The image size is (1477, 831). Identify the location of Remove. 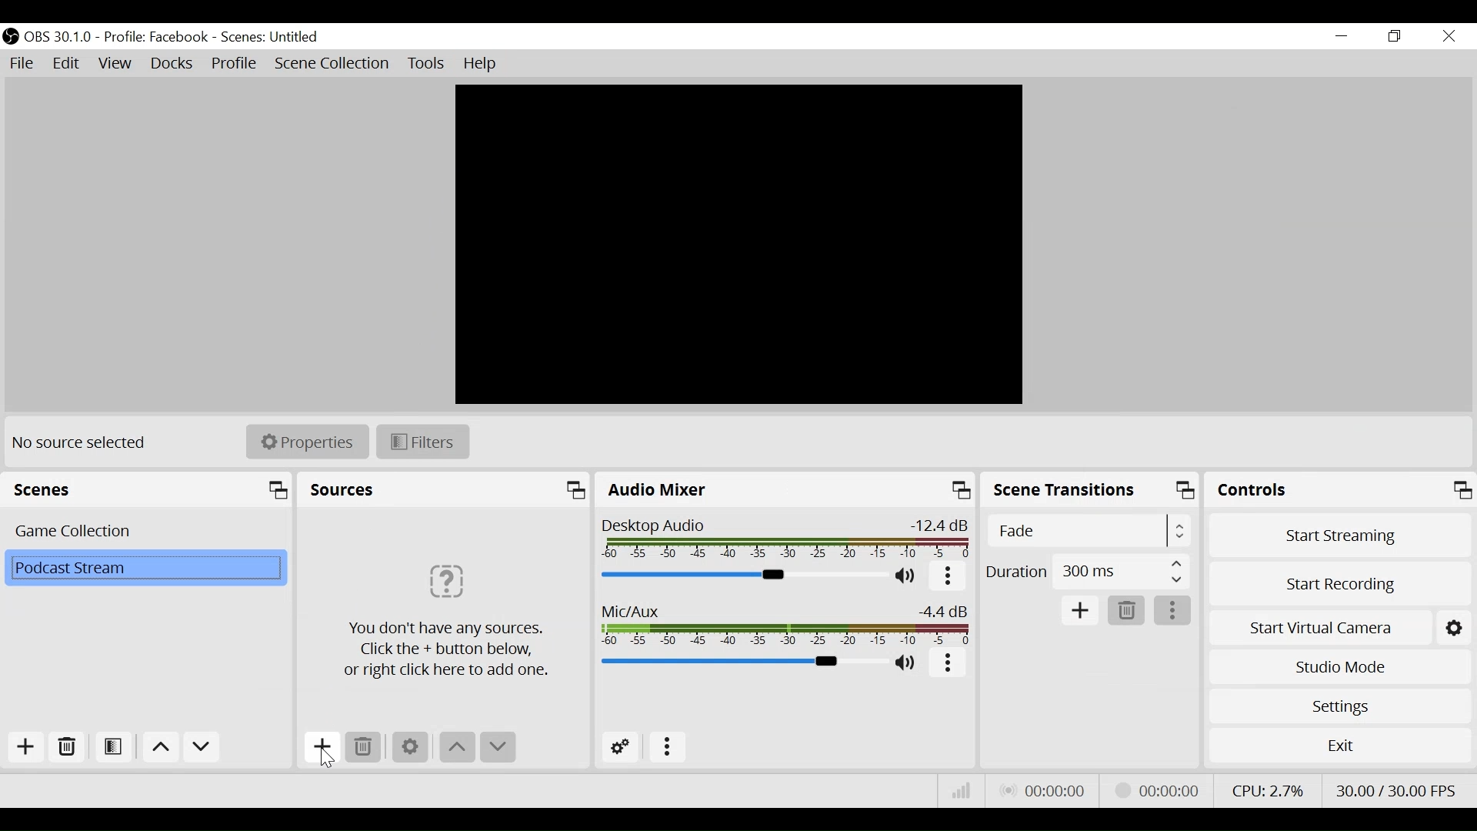
(65, 746).